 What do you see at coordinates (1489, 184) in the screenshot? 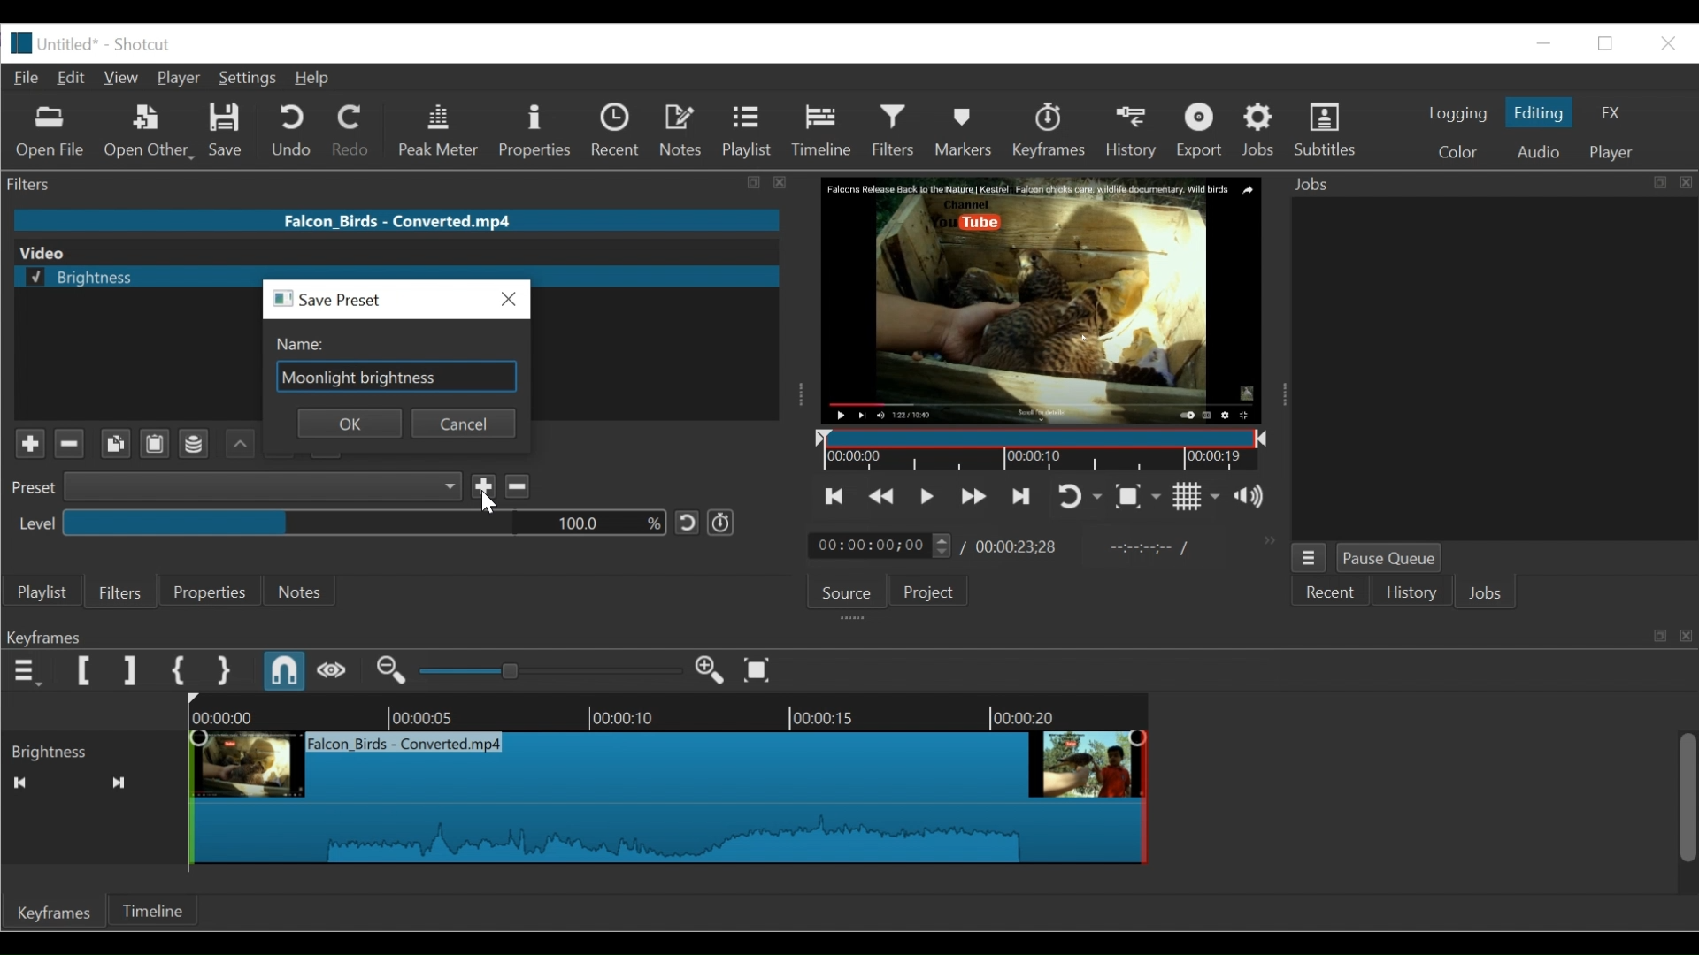
I see `Jobs Panel` at bounding box center [1489, 184].